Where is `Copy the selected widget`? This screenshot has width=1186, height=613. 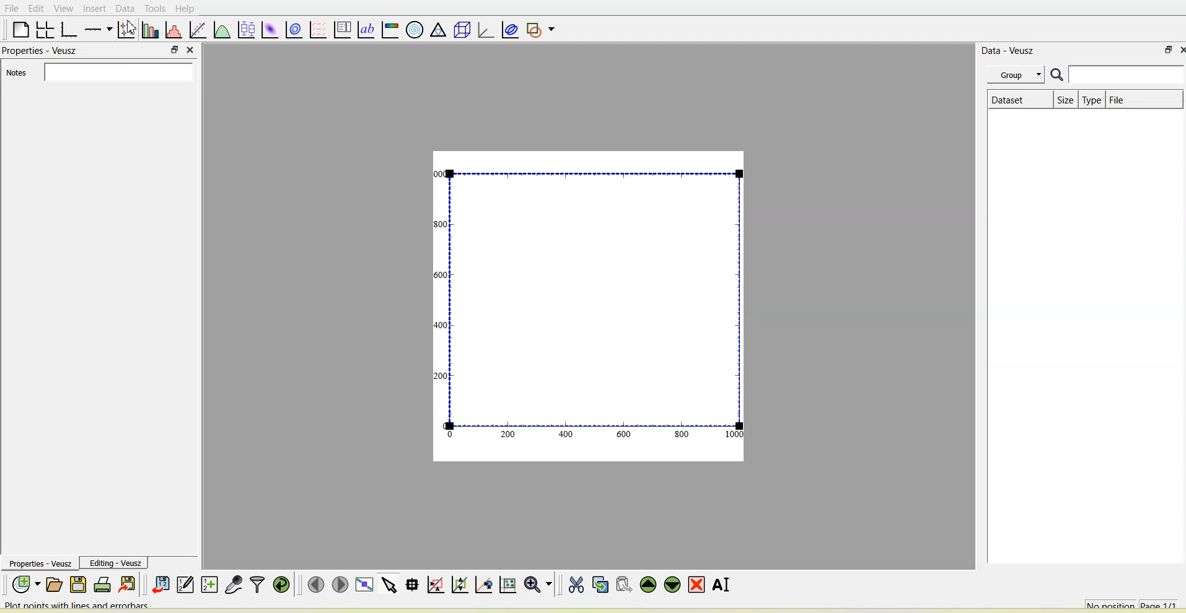 Copy the selected widget is located at coordinates (600, 585).